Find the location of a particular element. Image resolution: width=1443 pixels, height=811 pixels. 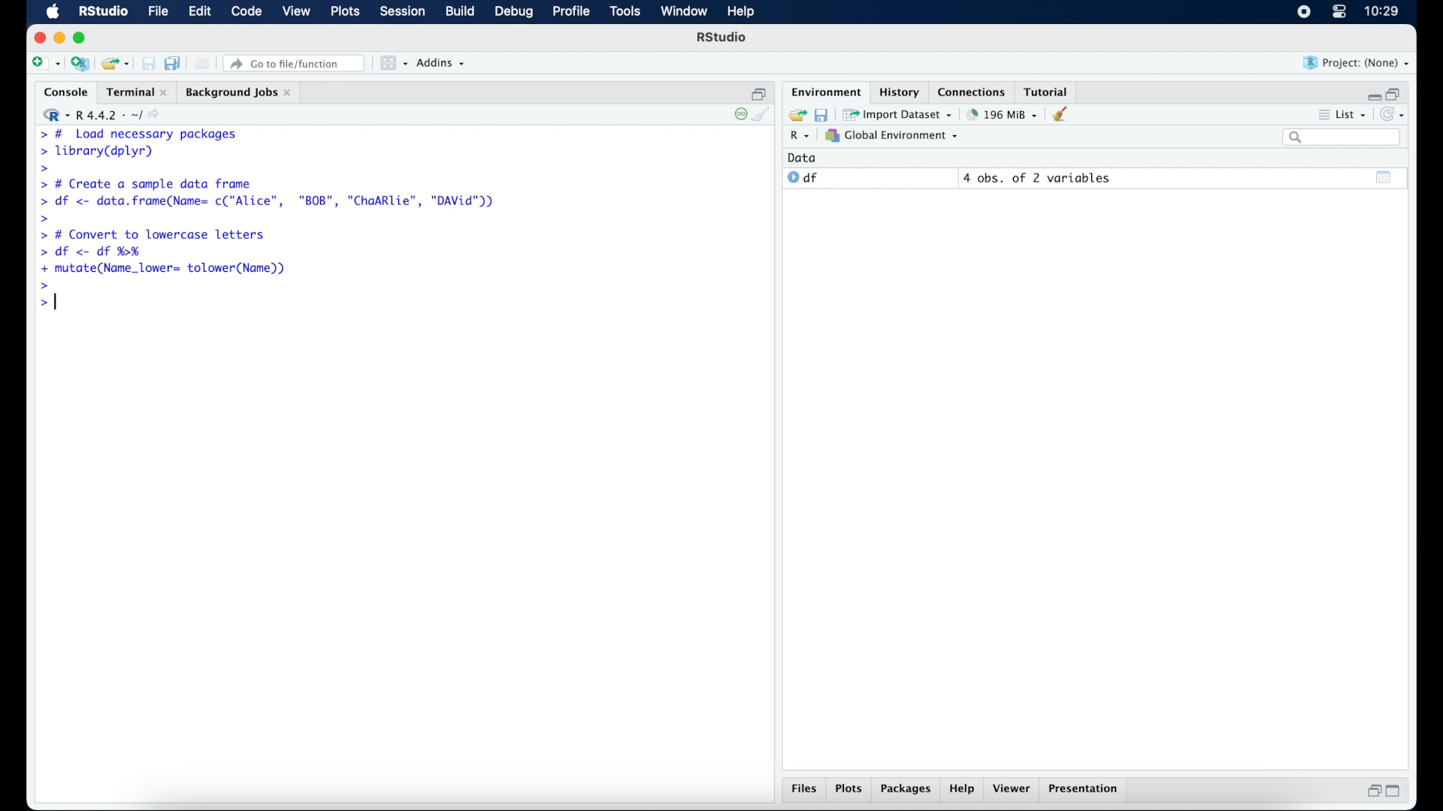

minimize is located at coordinates (1372, 93).